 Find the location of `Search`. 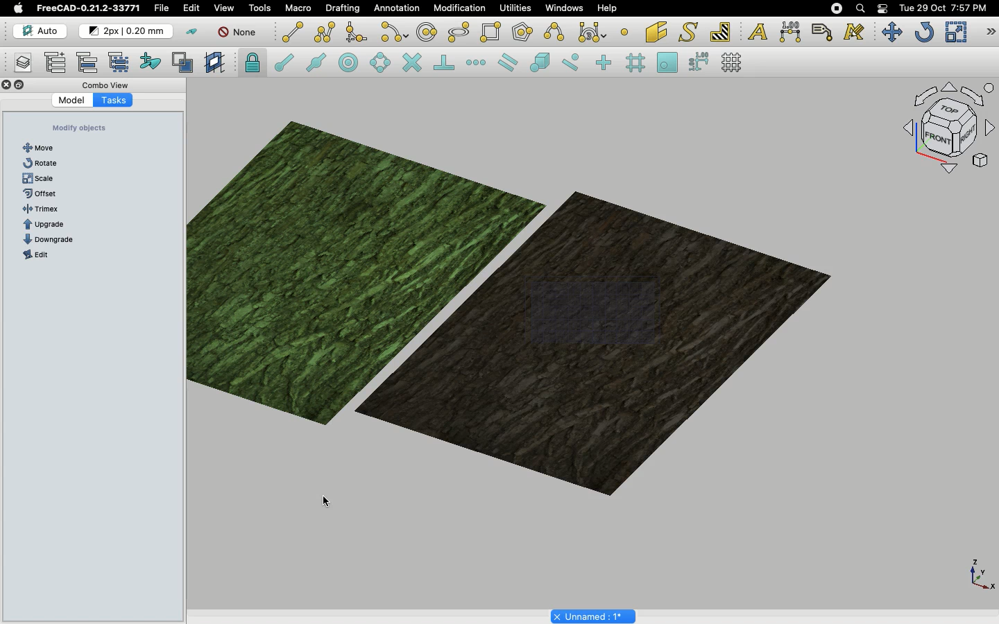

Search is located at coordinates (860, 8).